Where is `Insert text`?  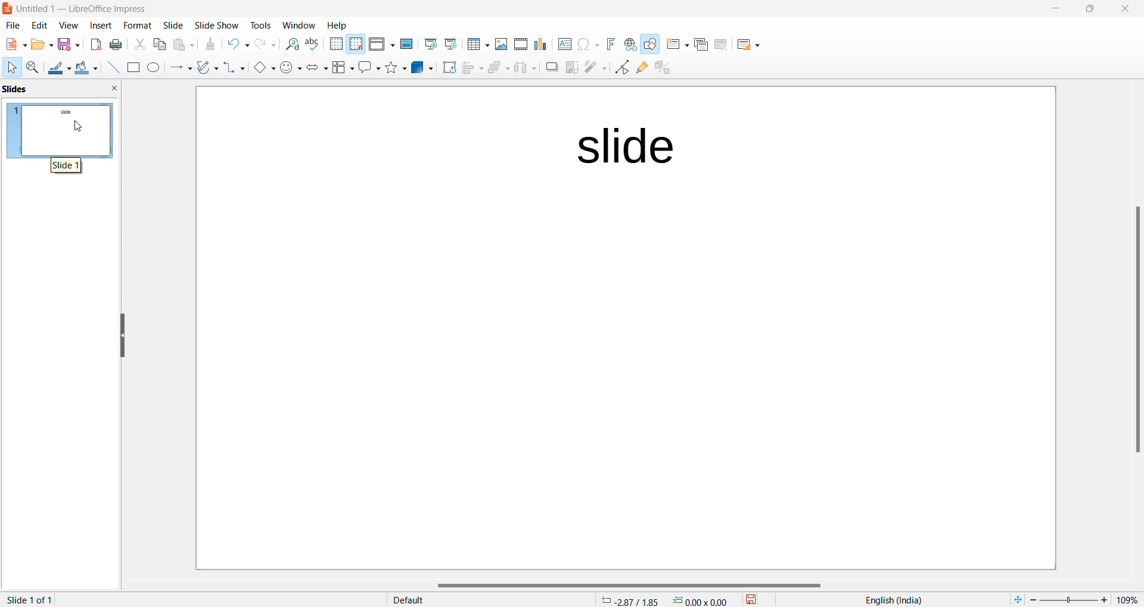 Insert text is located at coordinates (560, 43).